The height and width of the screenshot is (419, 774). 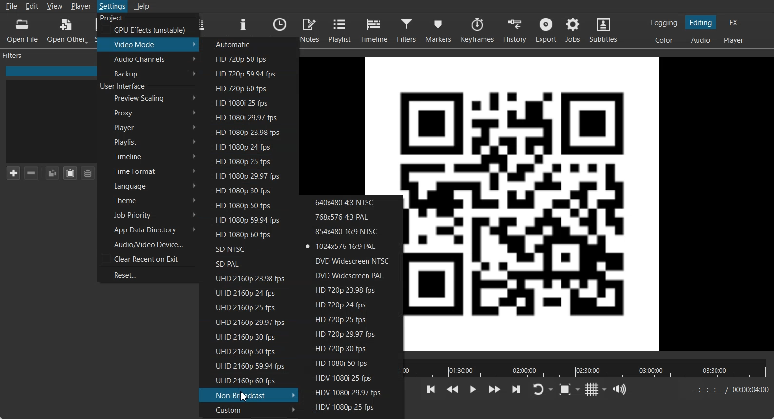 What do you see at coordinates (248, 117) in the screenshot?
I see `HD 1080i 29.98 fps` at bounding box center [248, 117].